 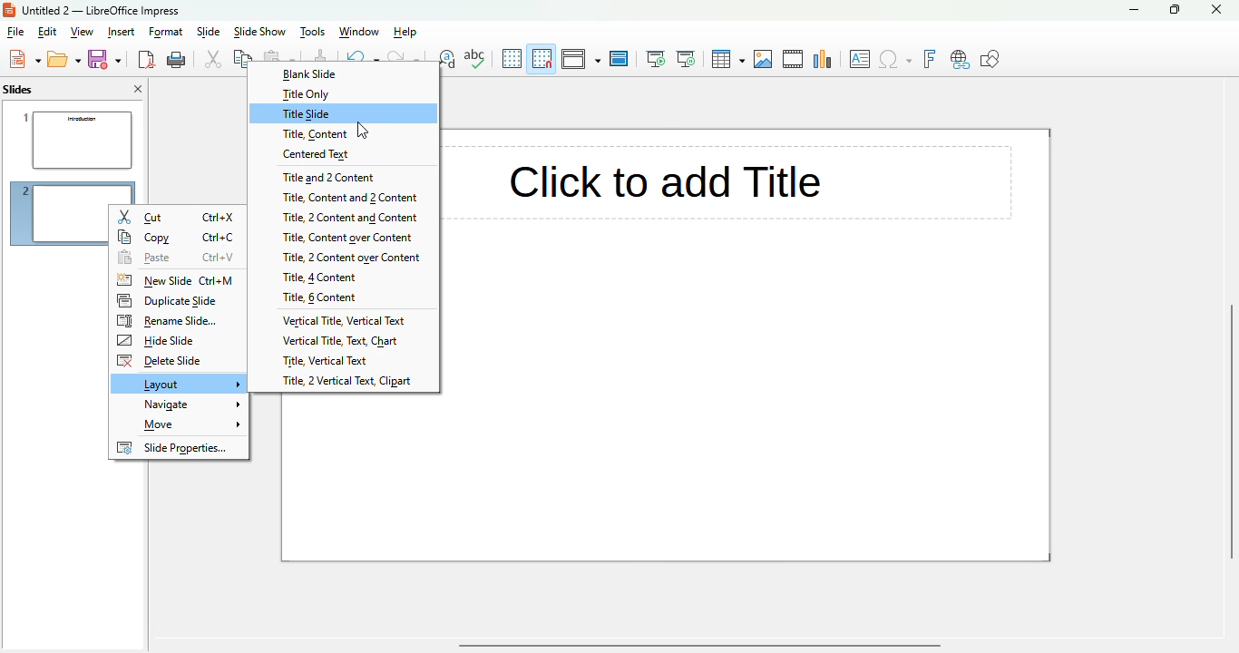 I want to click on edit, so click(x=47, y=32).